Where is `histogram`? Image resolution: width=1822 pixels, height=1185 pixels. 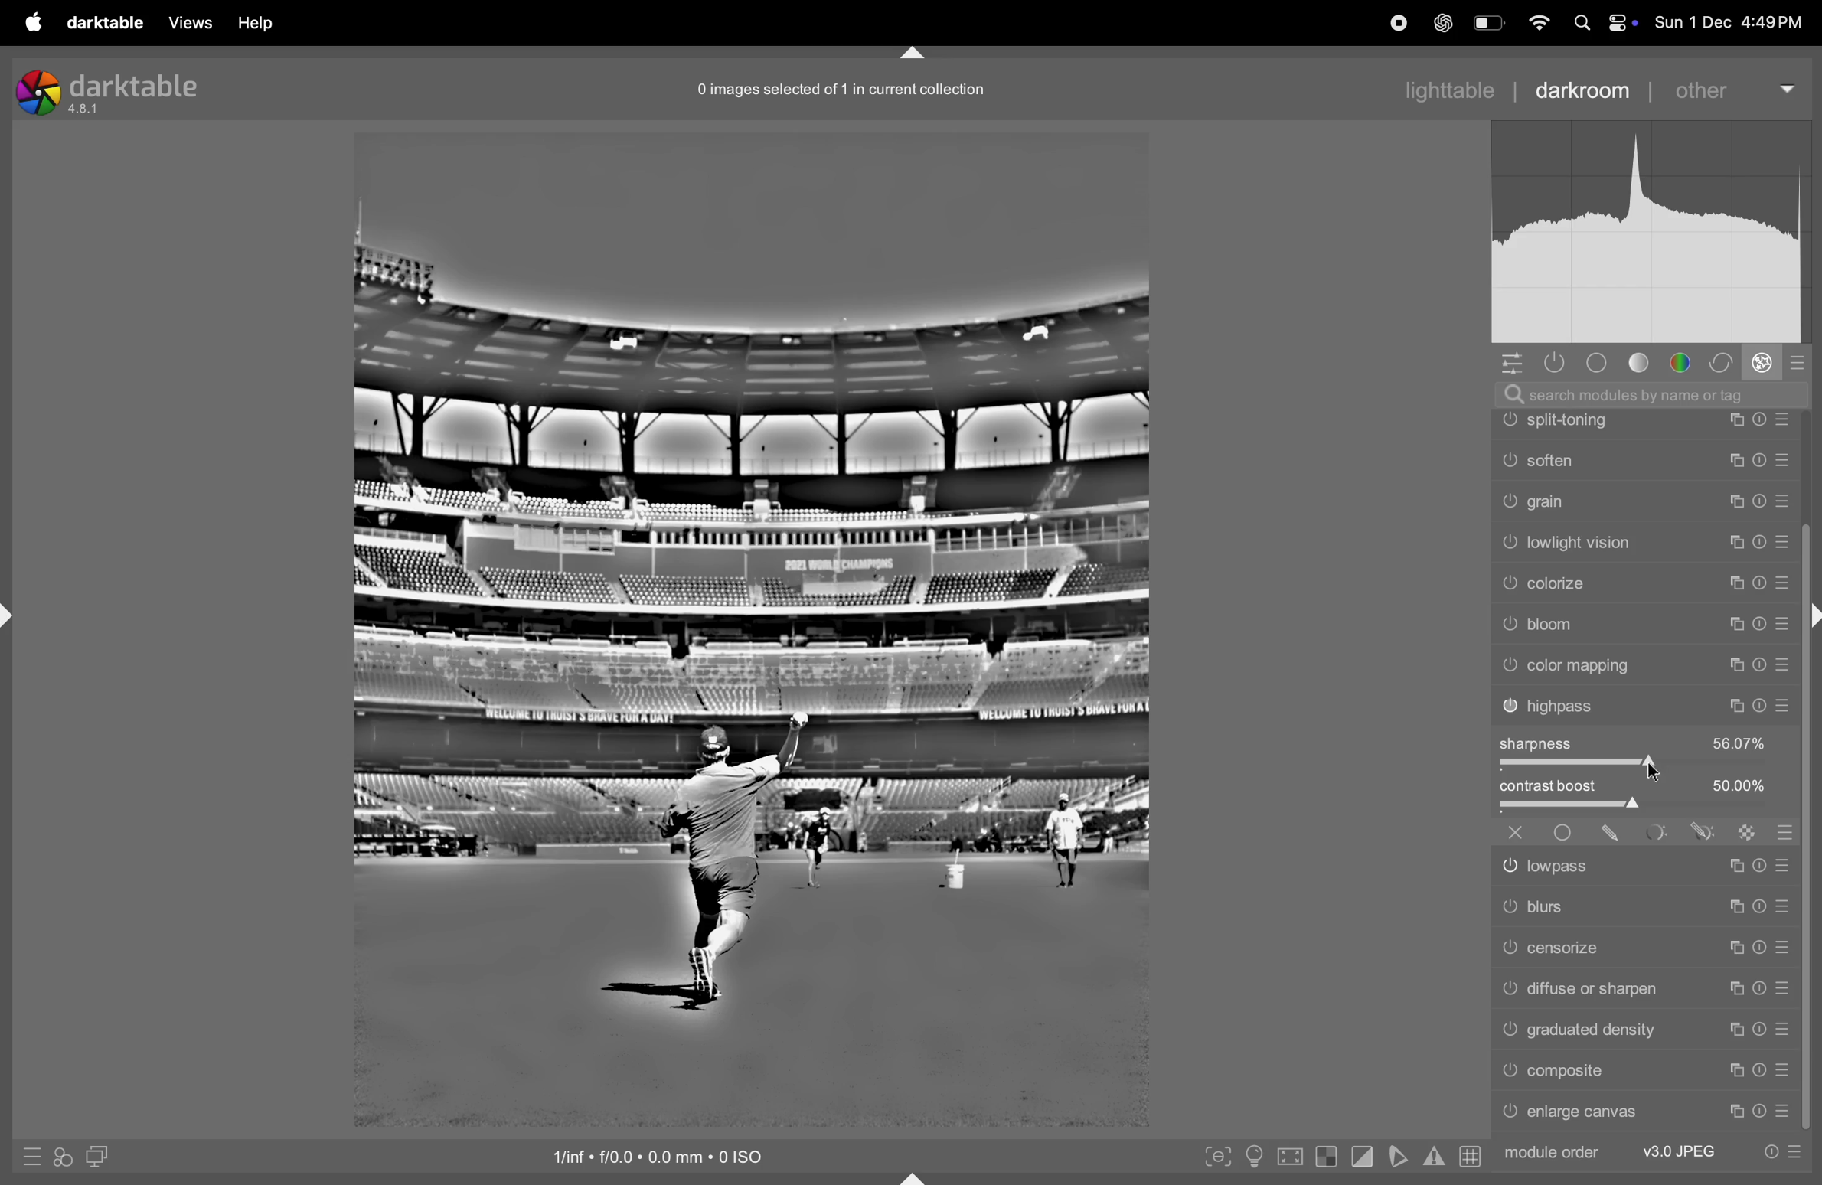 histogram is located at coordinates (1658, 238).